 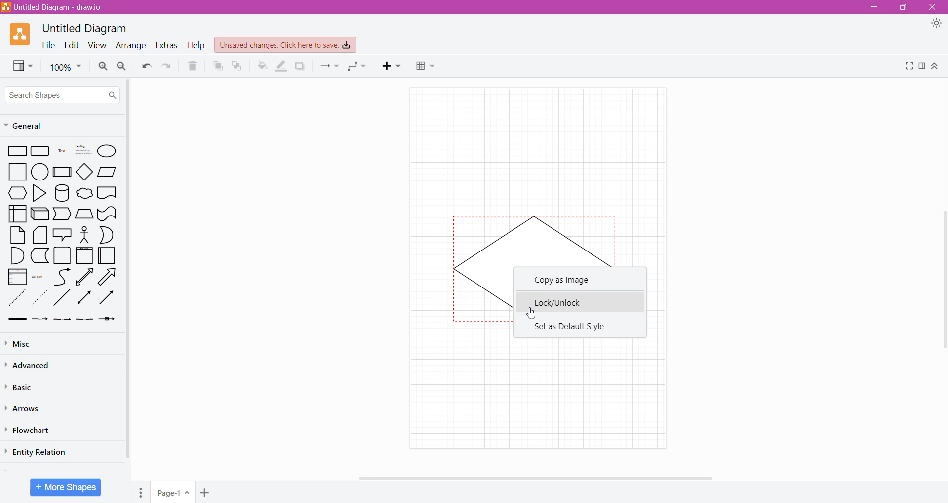 I want to click on Available shape selected, so click(x=532, y=238).